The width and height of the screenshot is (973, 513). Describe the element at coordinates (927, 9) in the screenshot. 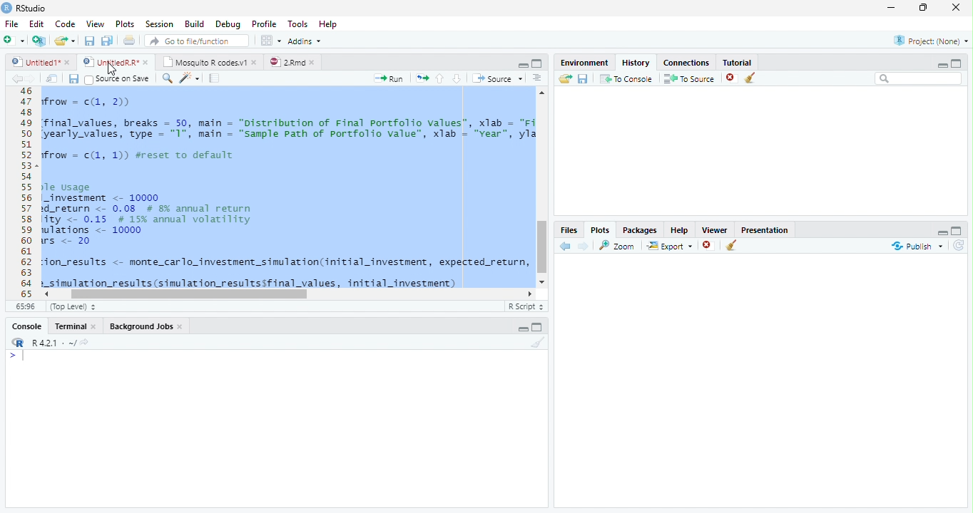

I see `Maximize` at that location.